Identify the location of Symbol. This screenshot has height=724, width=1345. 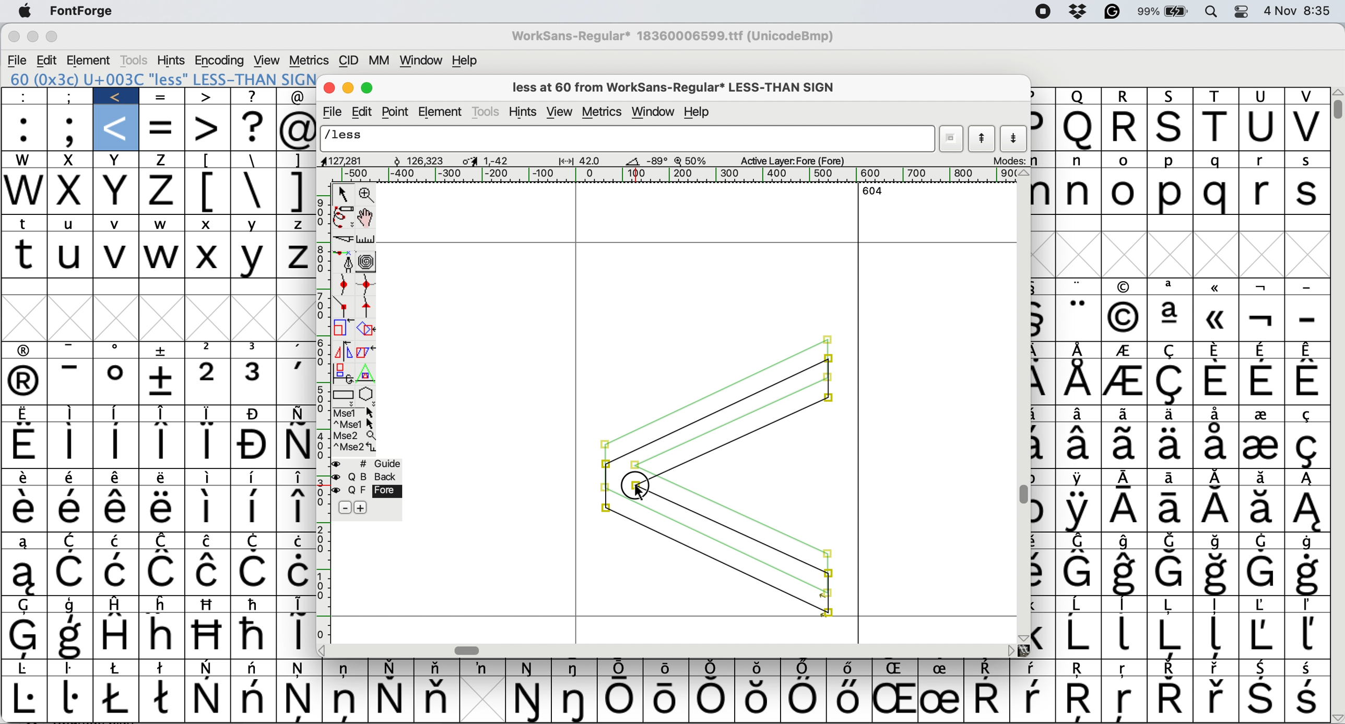
(1215, 635).